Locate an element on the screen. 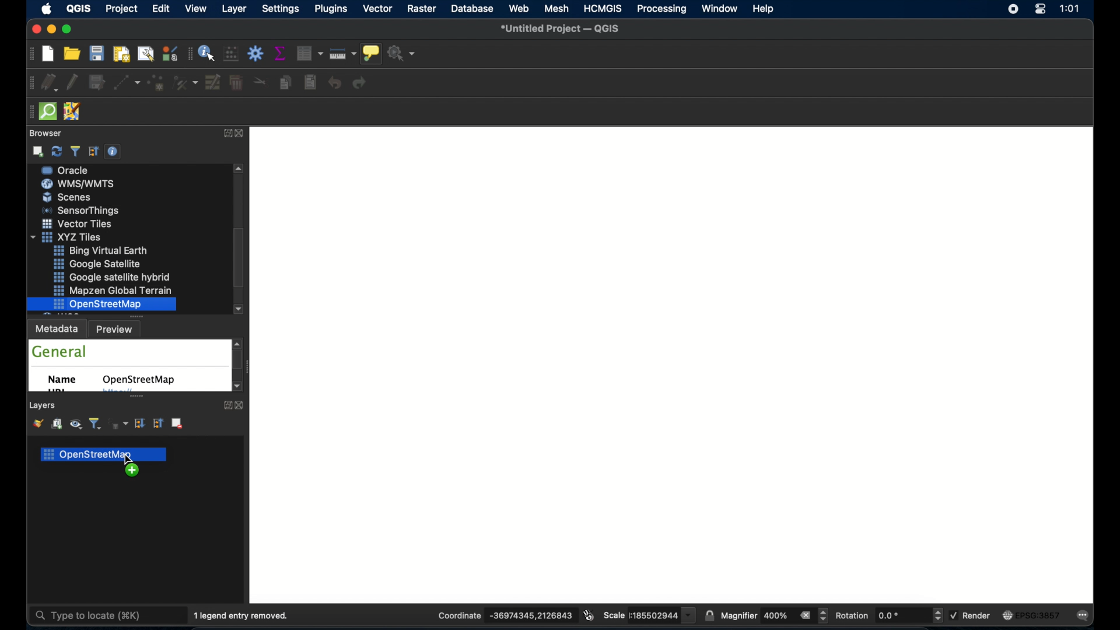 Image resolution: width=1120 pixels, height=630 pixels. enable/disable properties widget is located at coordinates (113, 151).